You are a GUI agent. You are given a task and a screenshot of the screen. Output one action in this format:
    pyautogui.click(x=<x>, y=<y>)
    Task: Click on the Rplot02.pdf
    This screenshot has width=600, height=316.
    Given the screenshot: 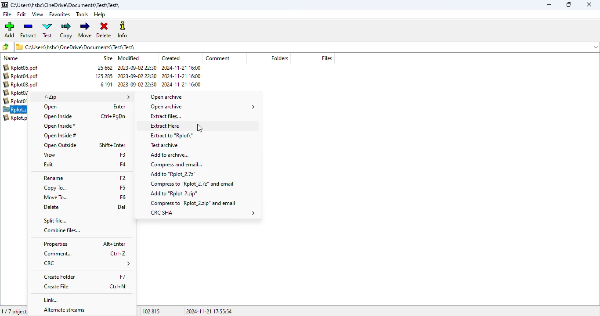 What is the action you would take?
    pyautogui.click(x=19, y=93)
    